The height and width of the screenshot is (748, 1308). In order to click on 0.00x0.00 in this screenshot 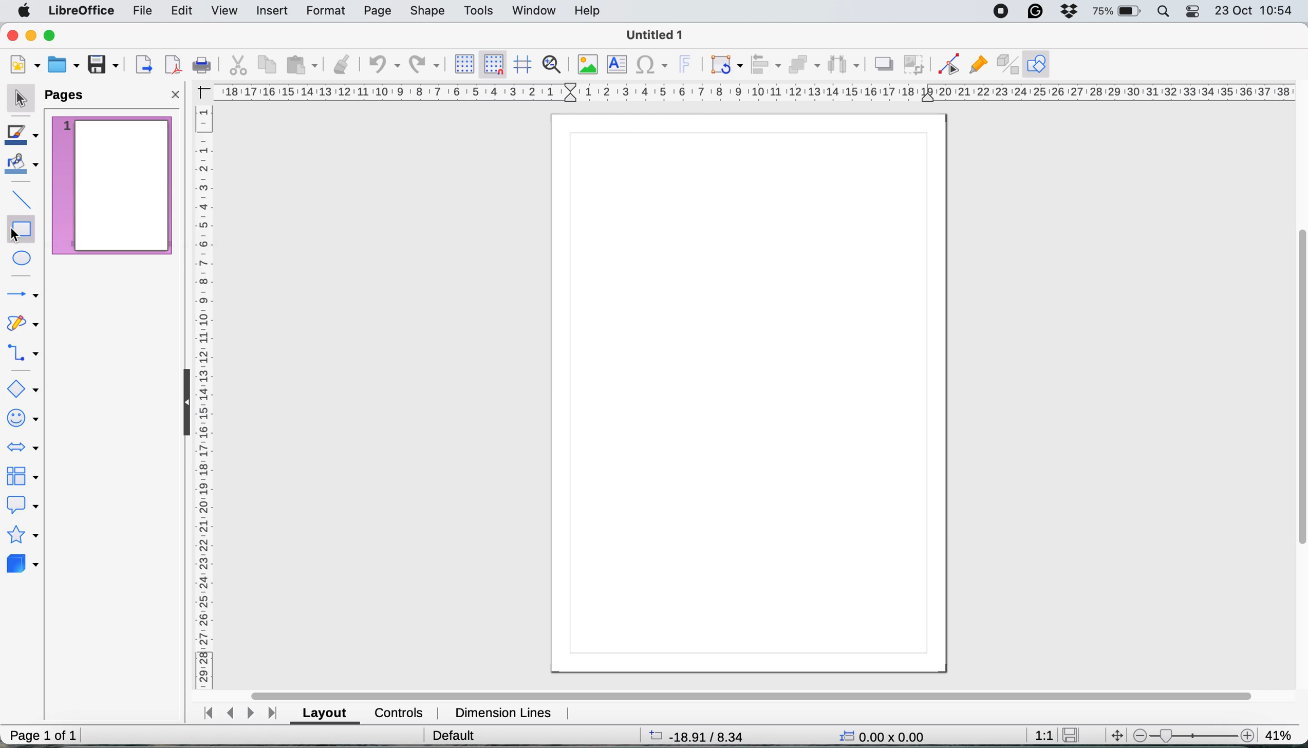, I will do `click(883, 735)`.